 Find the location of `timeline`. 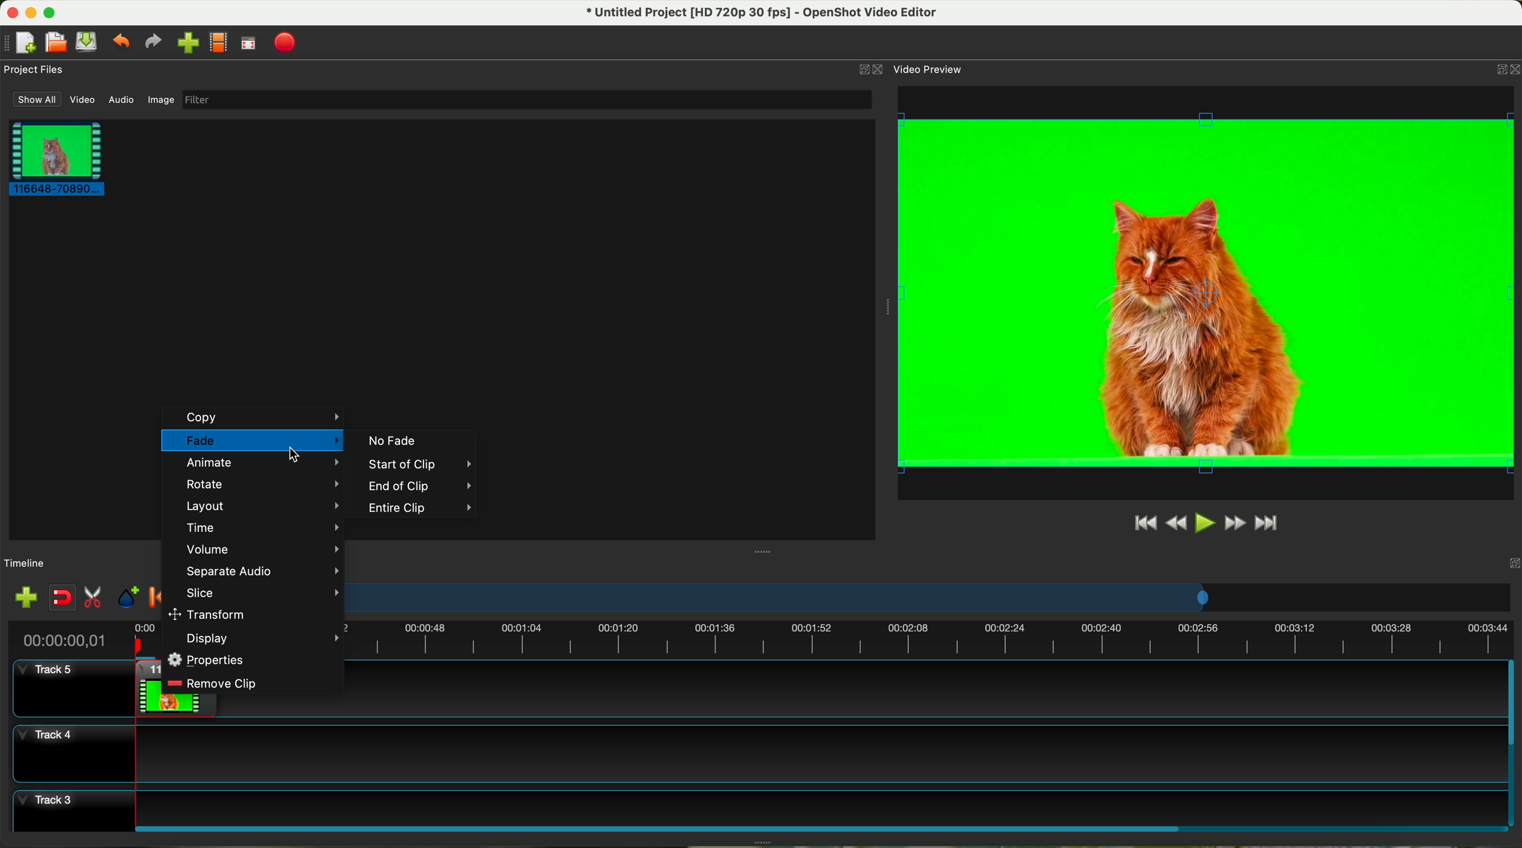

timeline is located at coordinates (932, 597).